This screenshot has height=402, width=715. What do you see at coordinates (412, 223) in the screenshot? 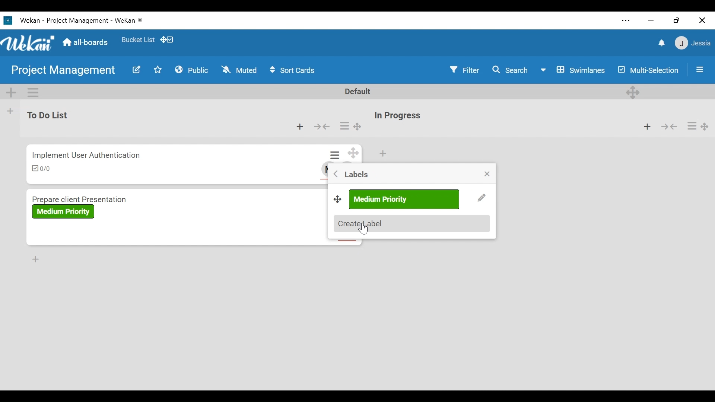
I see `Create labels` at bounding box center [412, 223].